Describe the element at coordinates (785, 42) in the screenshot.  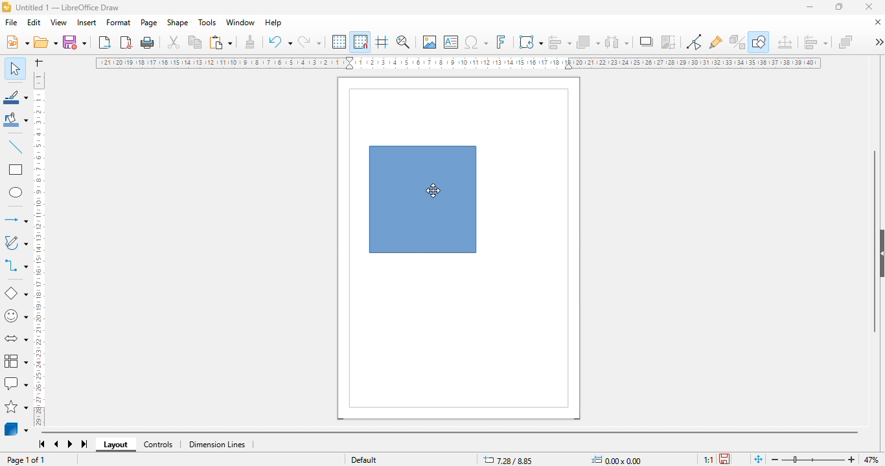
I see `position and size` at that location.